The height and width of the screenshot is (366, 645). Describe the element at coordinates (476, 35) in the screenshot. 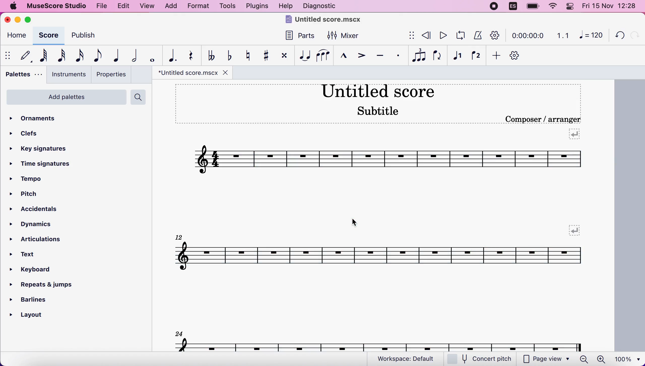

I see `metronome` at that location.